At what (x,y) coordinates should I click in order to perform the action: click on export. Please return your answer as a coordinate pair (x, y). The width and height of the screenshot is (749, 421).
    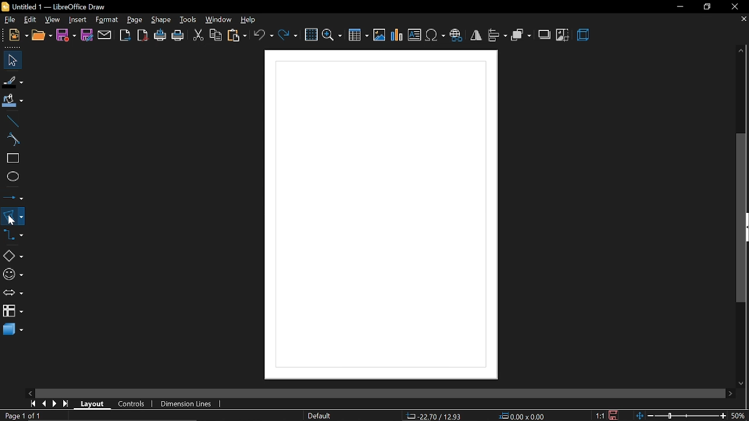
    Looking at the image, I should click on (125, 34).